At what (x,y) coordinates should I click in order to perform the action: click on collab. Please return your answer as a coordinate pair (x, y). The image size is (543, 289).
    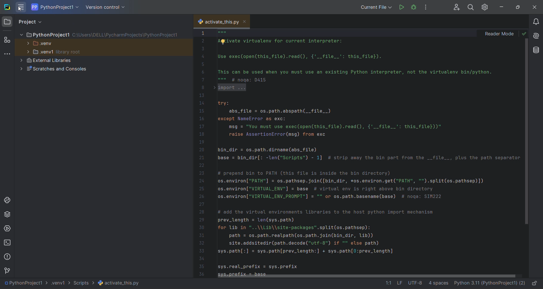
    Looking at the image, I should click on (455, 7).